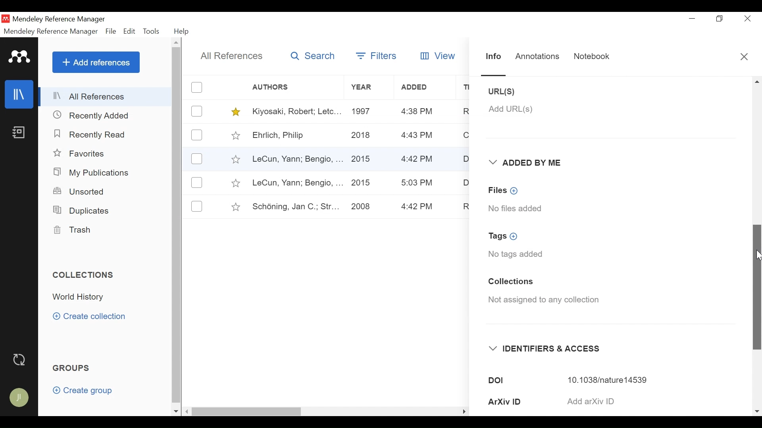 The width and height of the screenshot is (762, 428). Describe the element at coordinates (85, 154) in the screenshot. I see `Favorites` at that location.